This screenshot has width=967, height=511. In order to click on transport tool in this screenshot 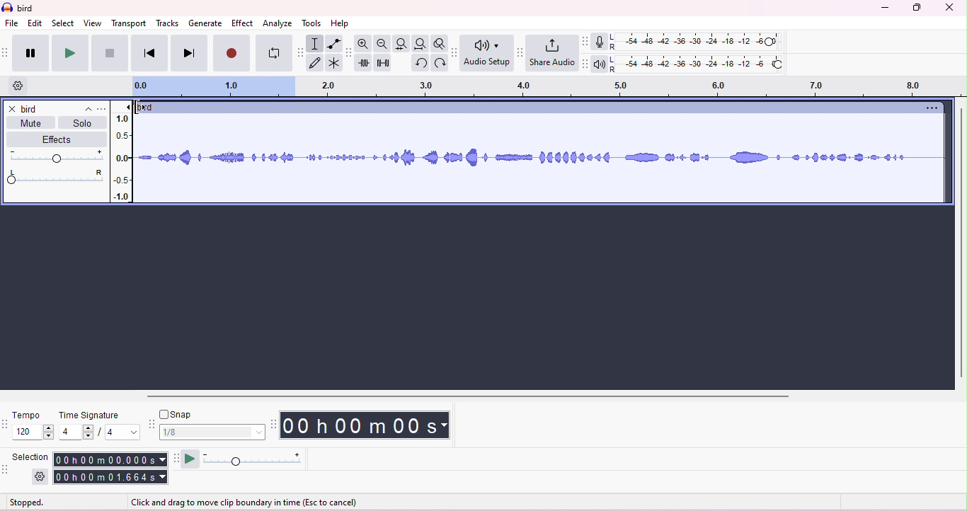, I will do `click(6, 53)`.